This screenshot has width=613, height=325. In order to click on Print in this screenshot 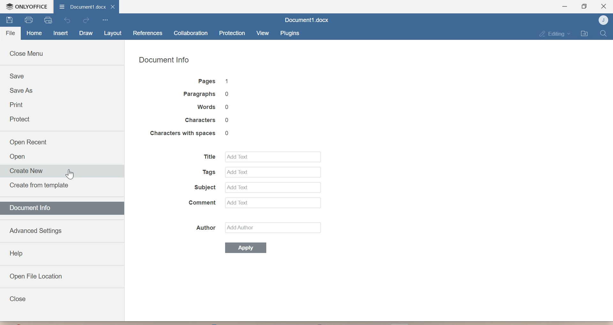, I will do `click(21, 104)`.